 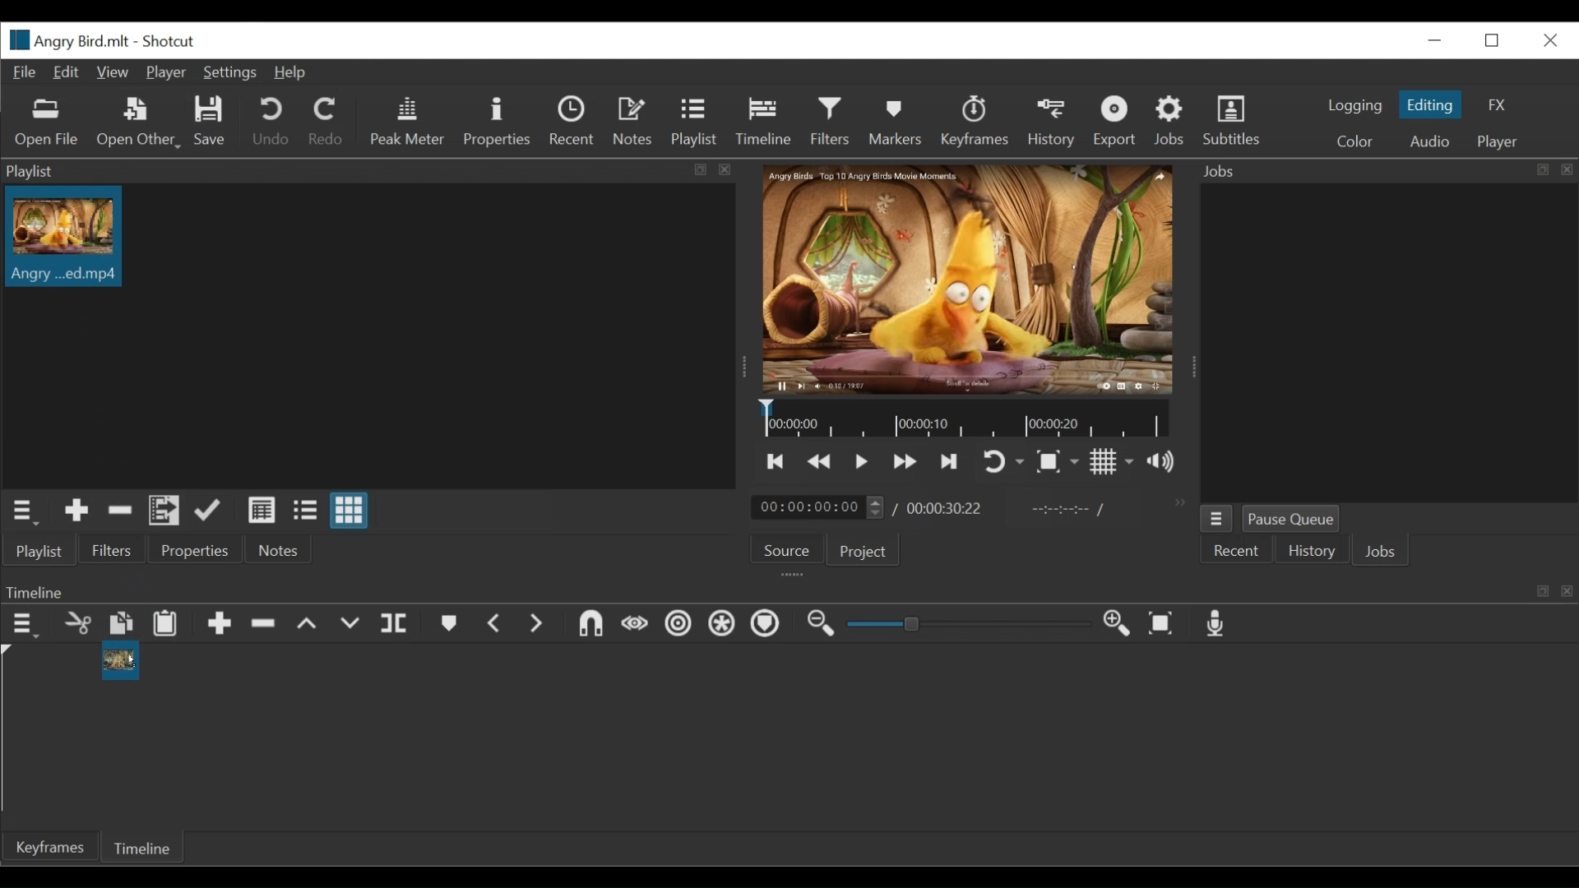 What do you see at coordinates (1501, 140) in the screenshot?
I see `Player` at bounding box center [1501, 140].